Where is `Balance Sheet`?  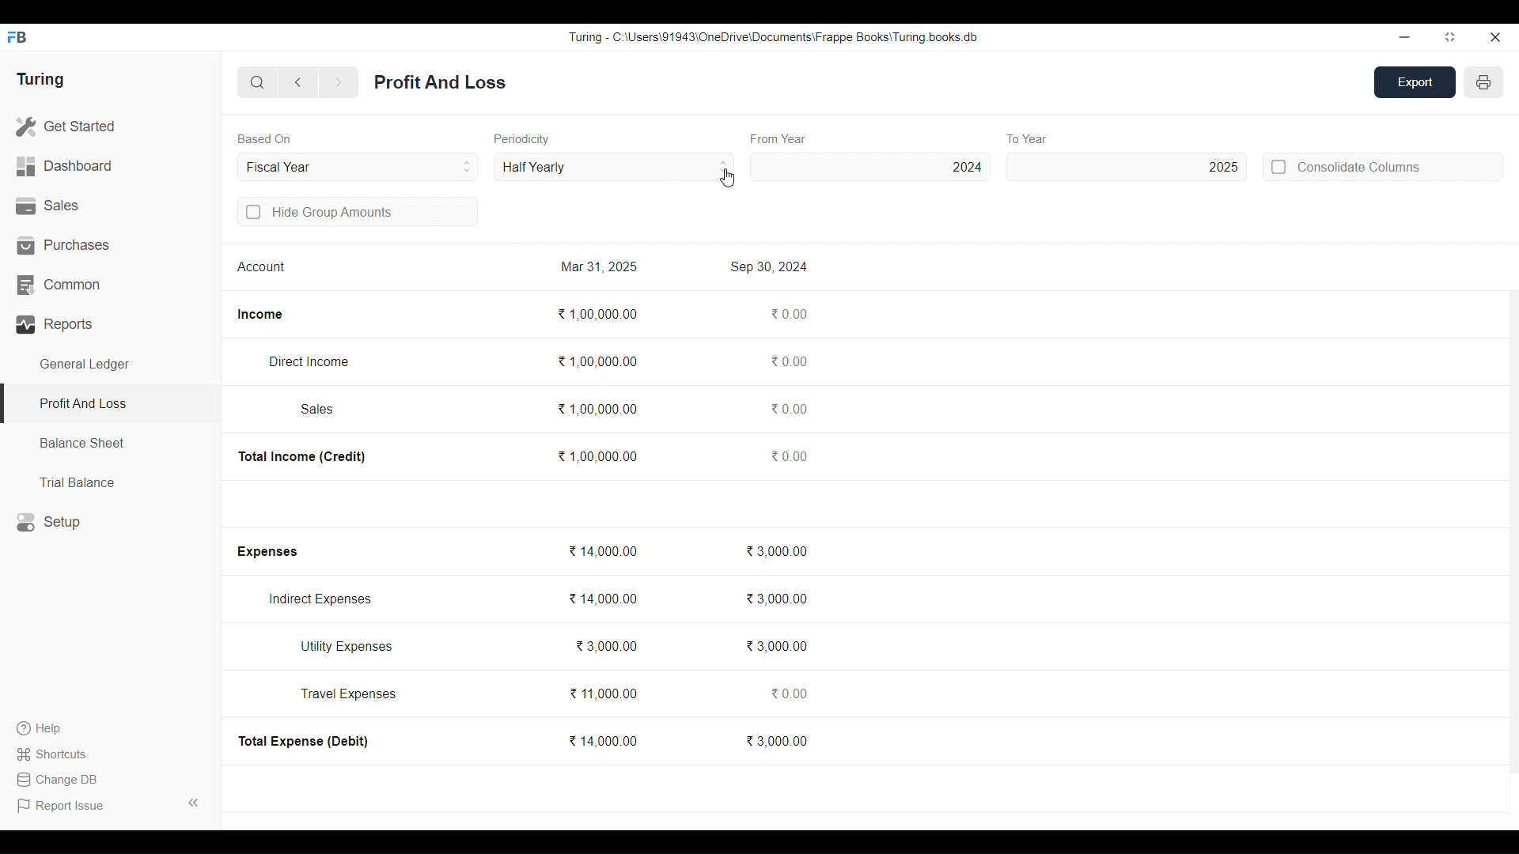 Balance Sheet is located at coordinates (111, 444).